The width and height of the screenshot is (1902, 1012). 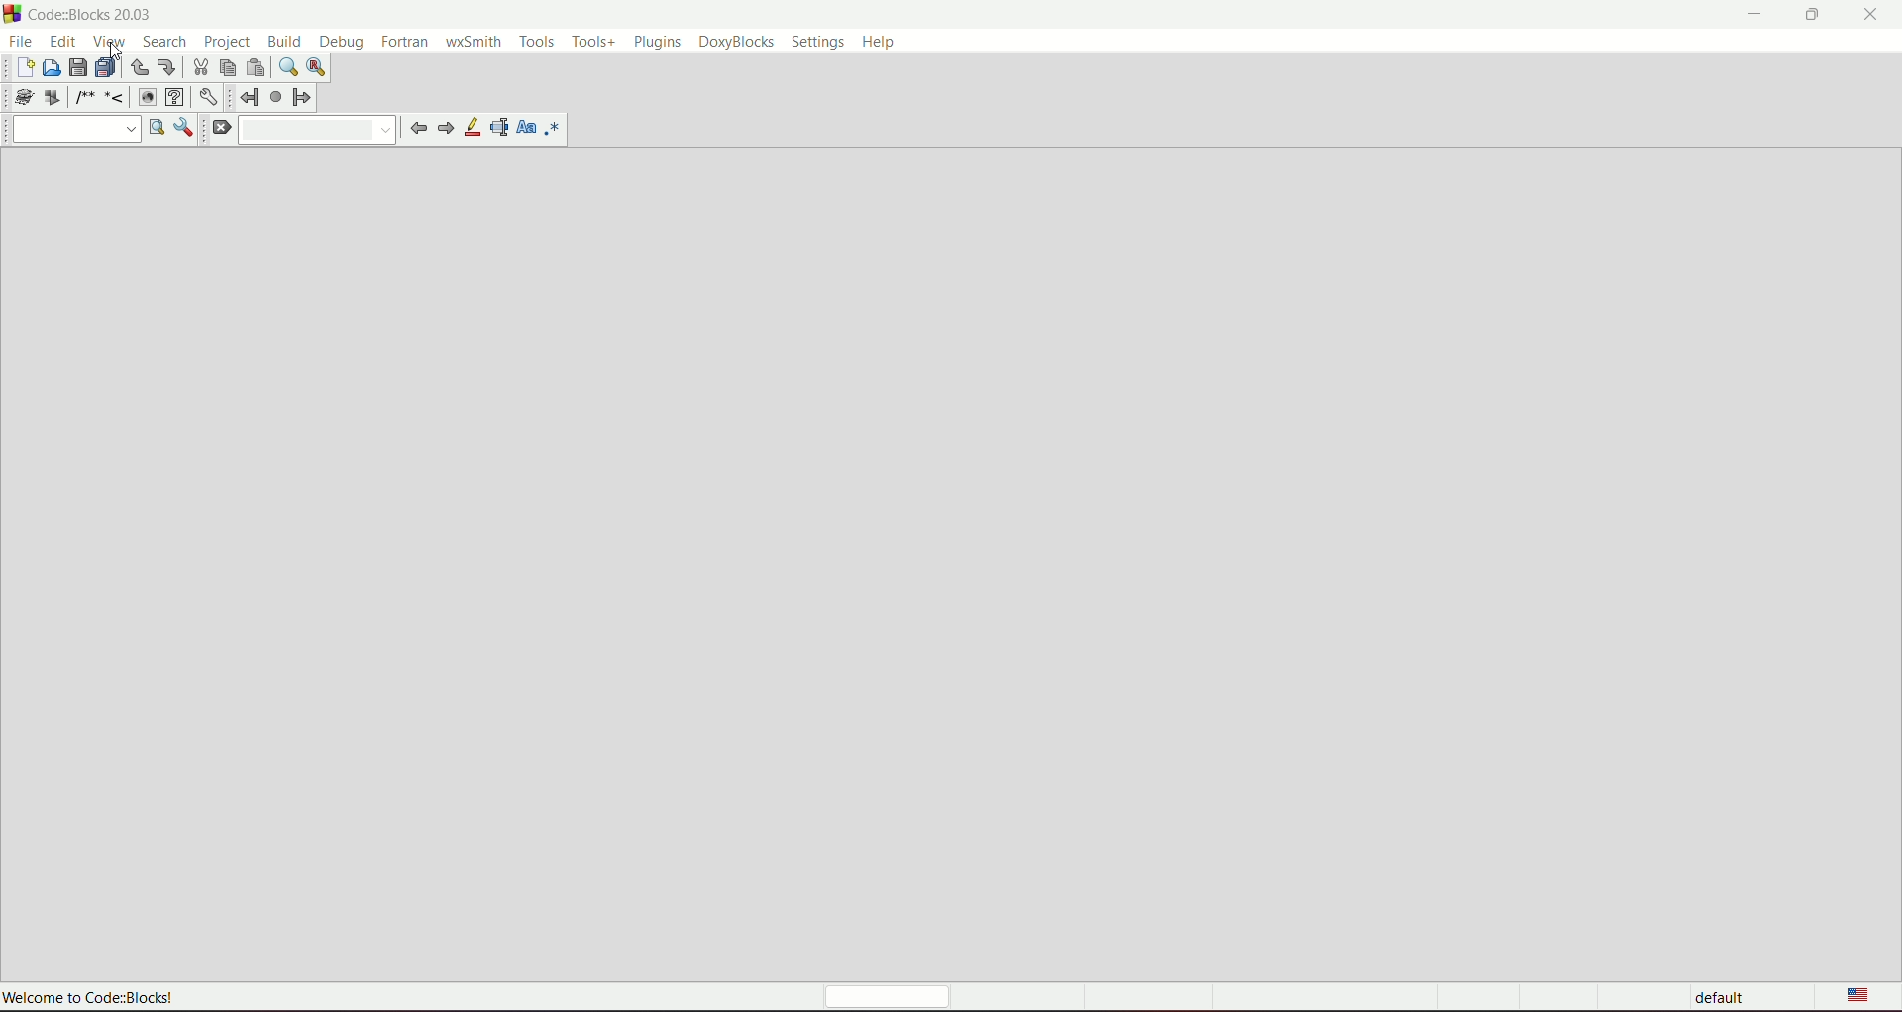 I want to click on tools, so click(x=536, y=41).